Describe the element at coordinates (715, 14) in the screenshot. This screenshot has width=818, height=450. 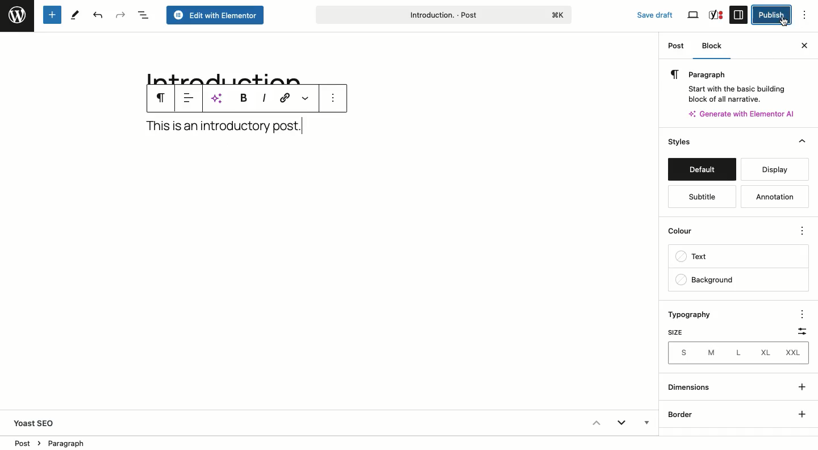
I see `Yoast` at that location.